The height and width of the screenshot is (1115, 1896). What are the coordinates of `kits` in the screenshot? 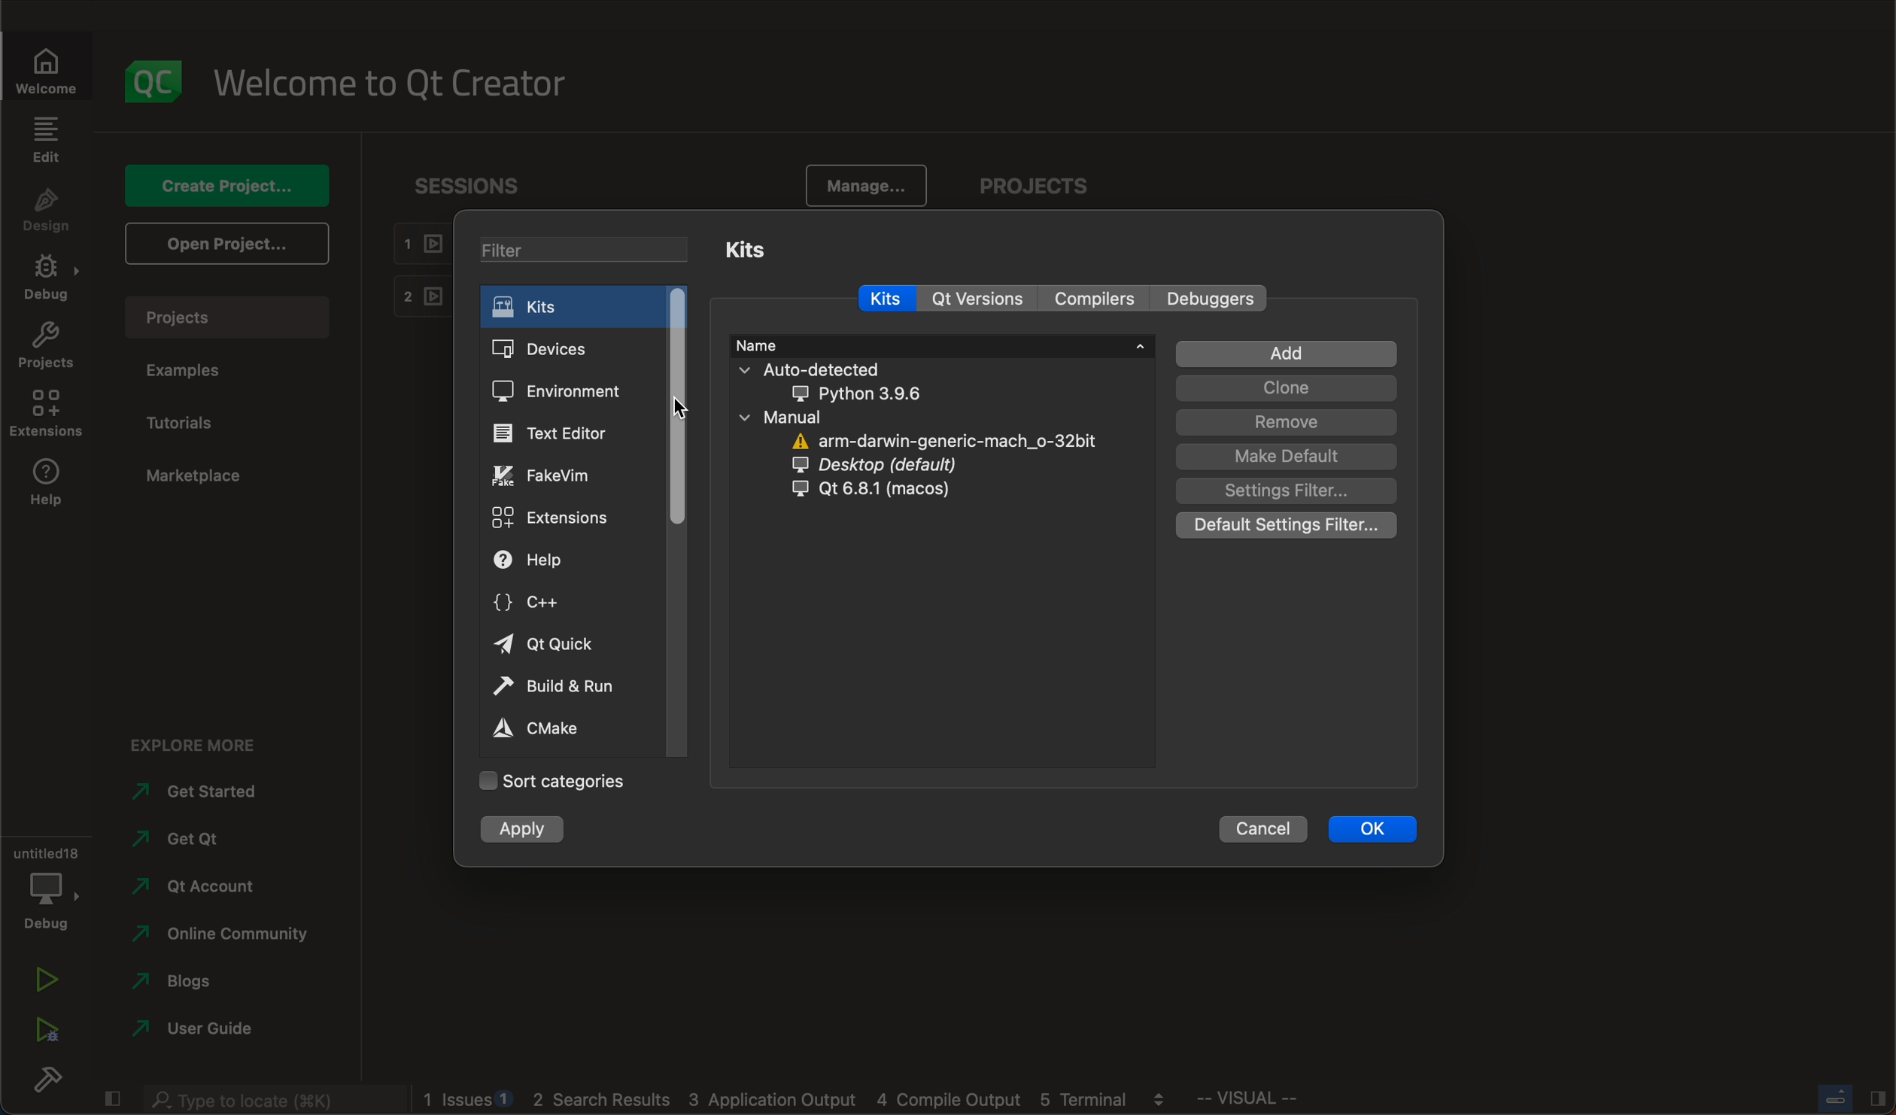 It's located at (890, 300).